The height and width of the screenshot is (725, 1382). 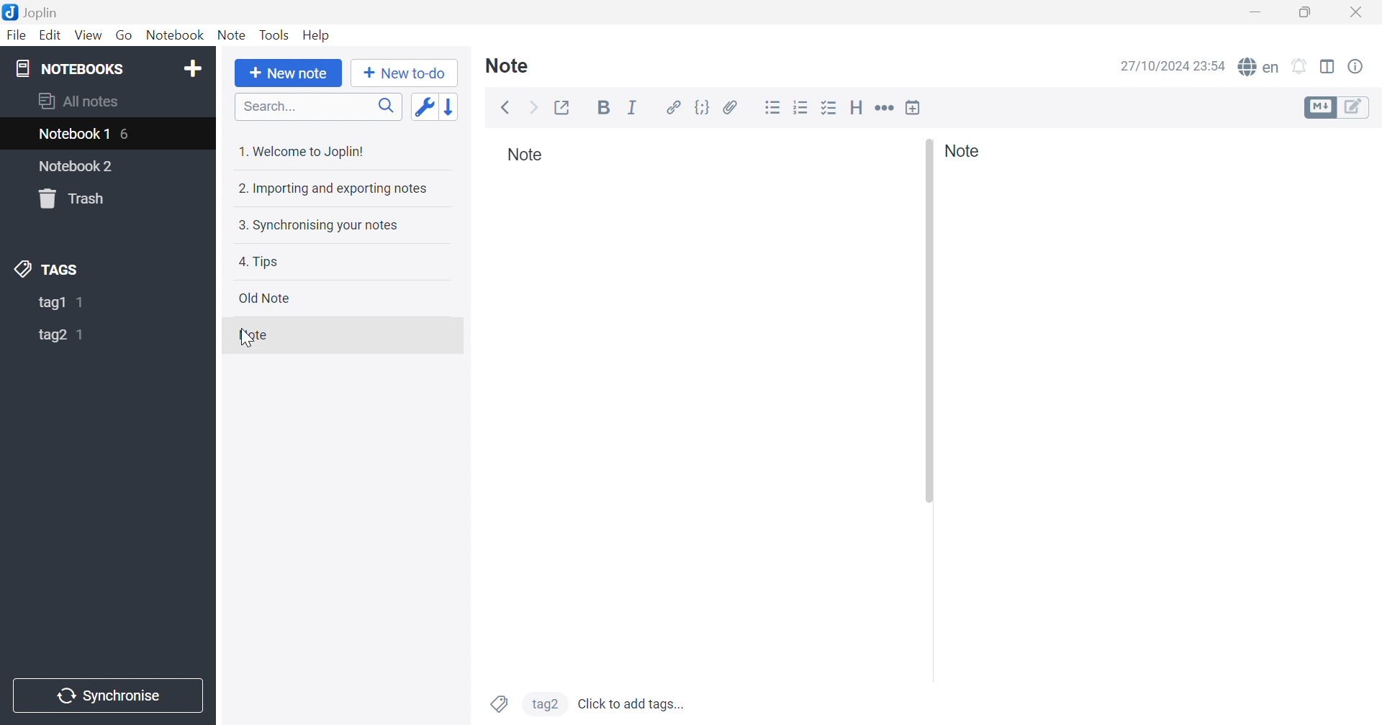 What do you see at coordinates (962, 151) in the screenshot?
I see `Note` at bounding box center [962, 151].